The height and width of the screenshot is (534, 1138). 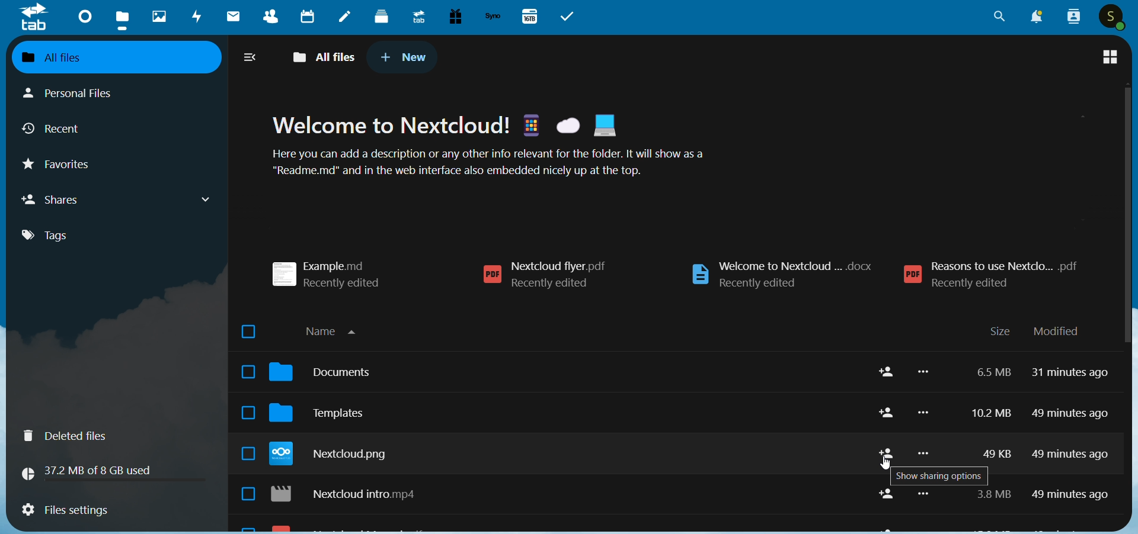 What do you see at coordinates (267, 18) in the screenshot?
I see `contacts` at bounding box center [267, 18].